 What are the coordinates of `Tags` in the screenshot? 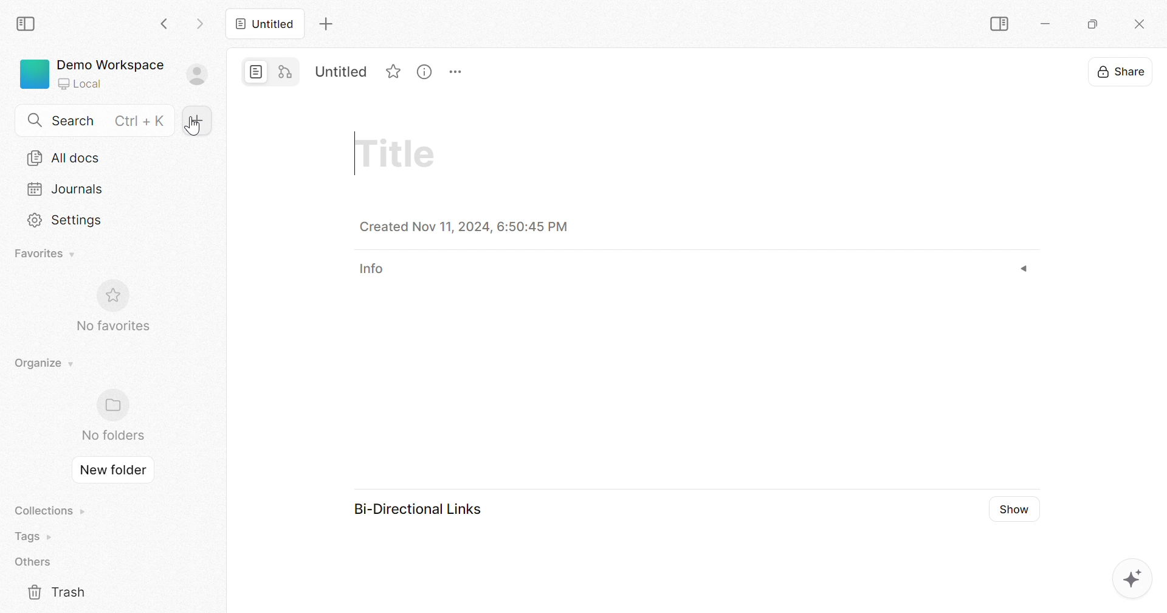 It's located at (35, 536).